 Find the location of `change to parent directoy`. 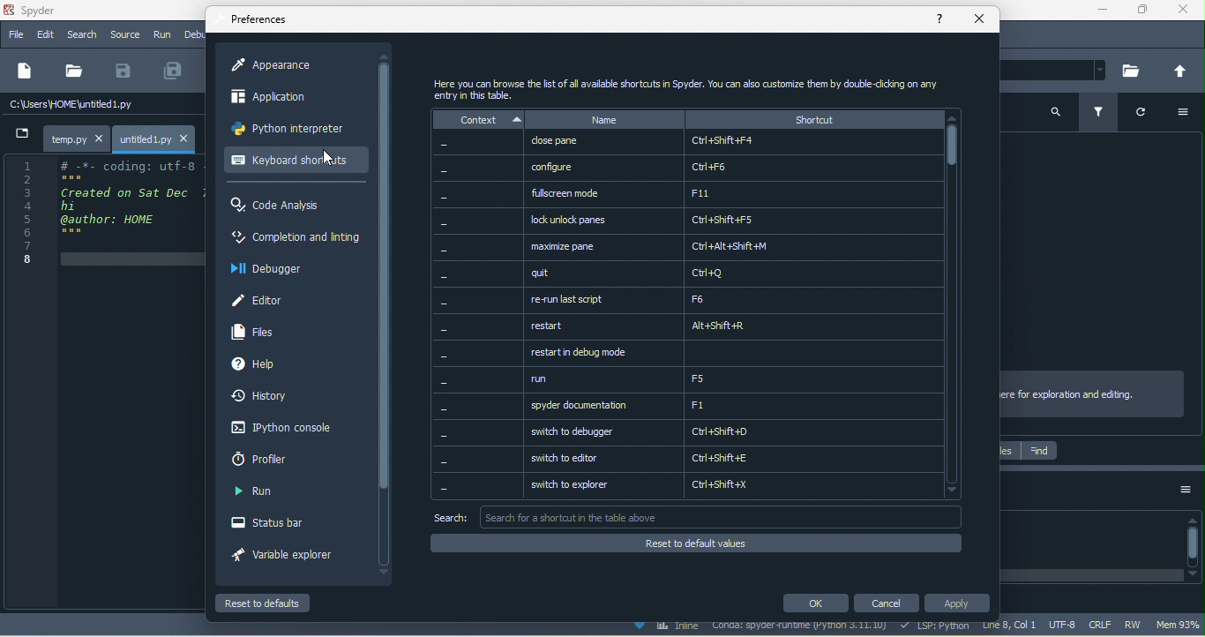

change to parent directoy is located at coordinates (1179, 71).